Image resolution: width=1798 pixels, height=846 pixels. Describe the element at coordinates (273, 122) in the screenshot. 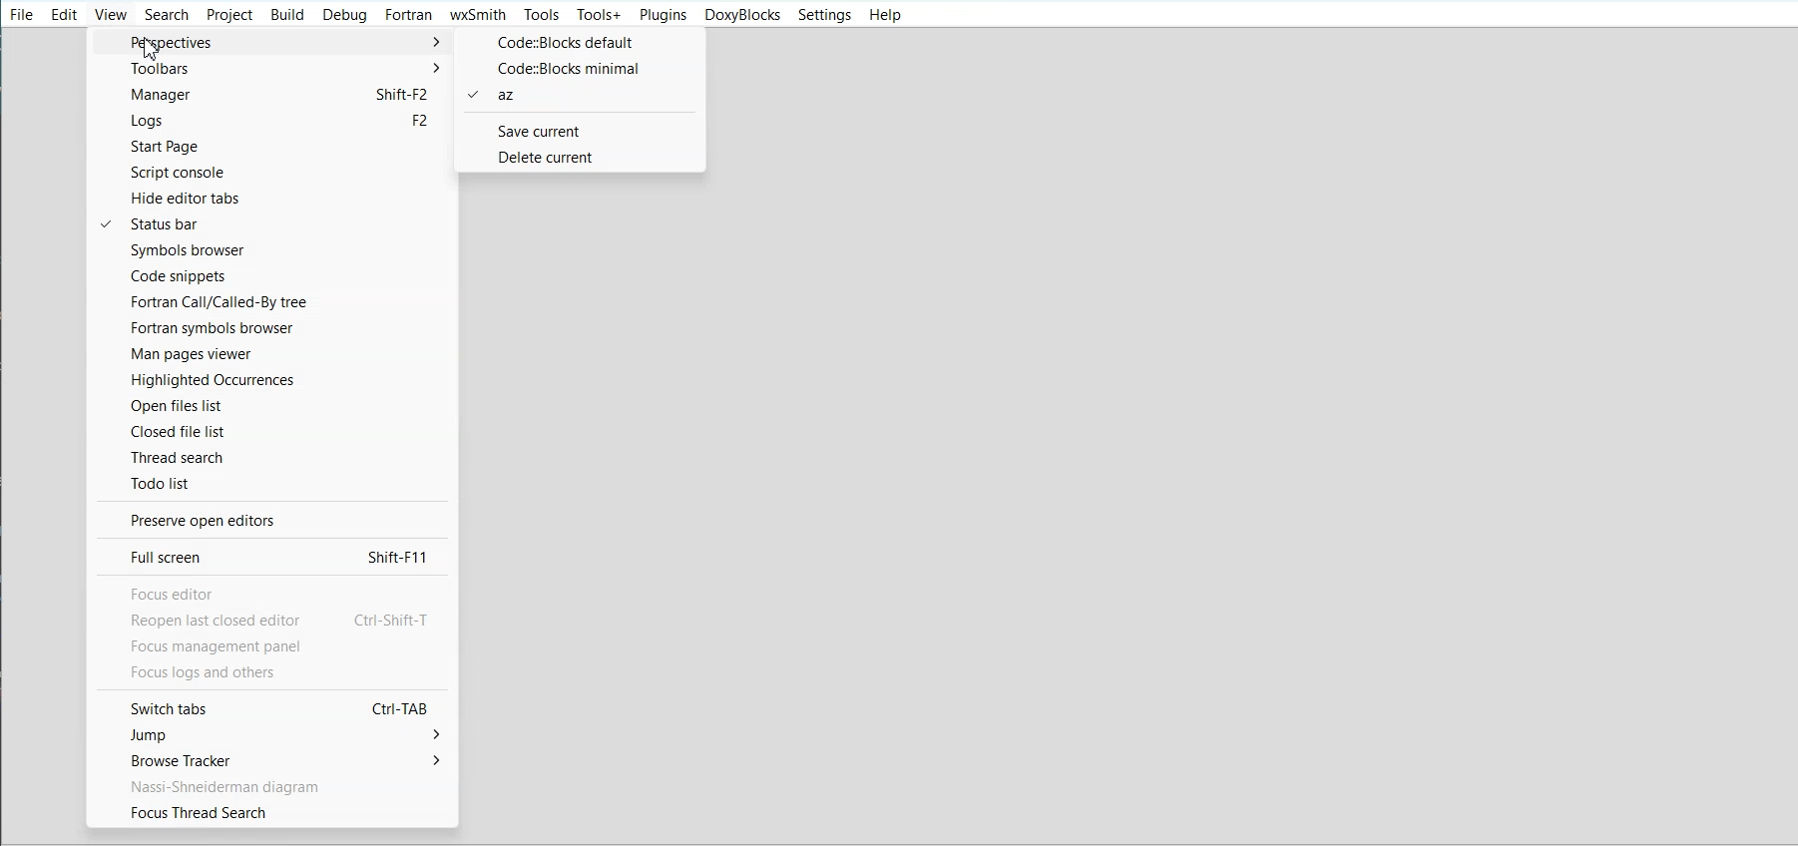

I see `Logs` at that location.